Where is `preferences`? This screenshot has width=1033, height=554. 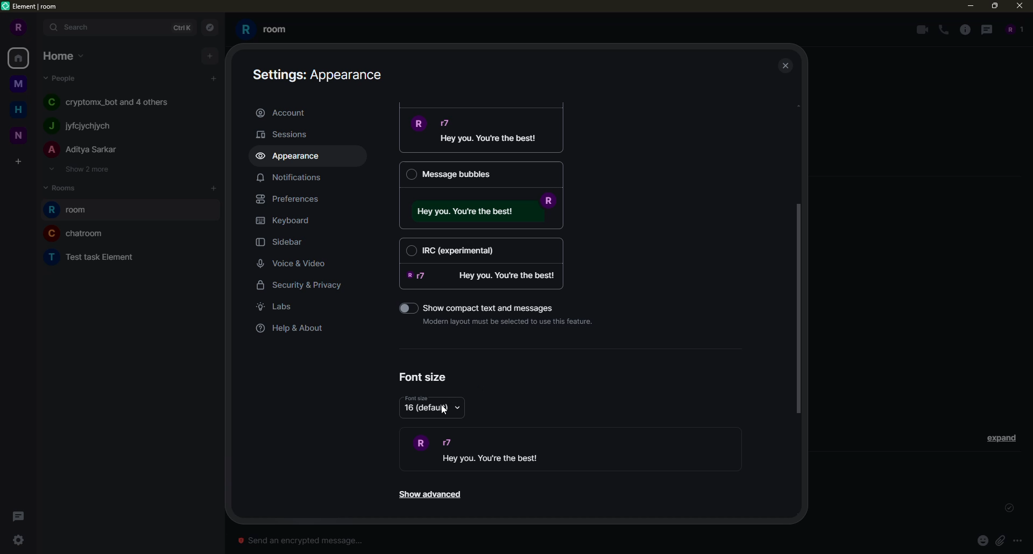 preferences is located at coordinates (292, 199).